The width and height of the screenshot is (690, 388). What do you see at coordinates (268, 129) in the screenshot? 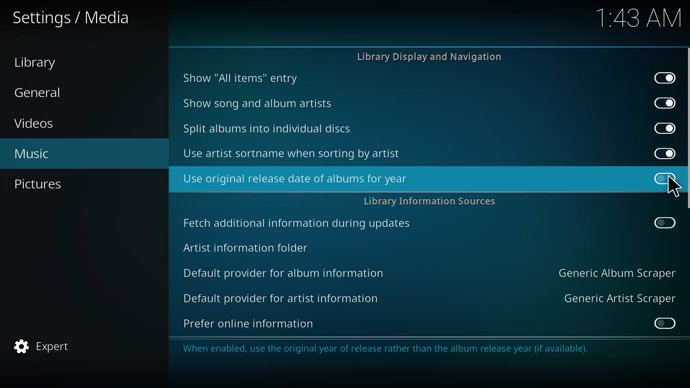
I see `split albums` at bounding box center [268, 129].